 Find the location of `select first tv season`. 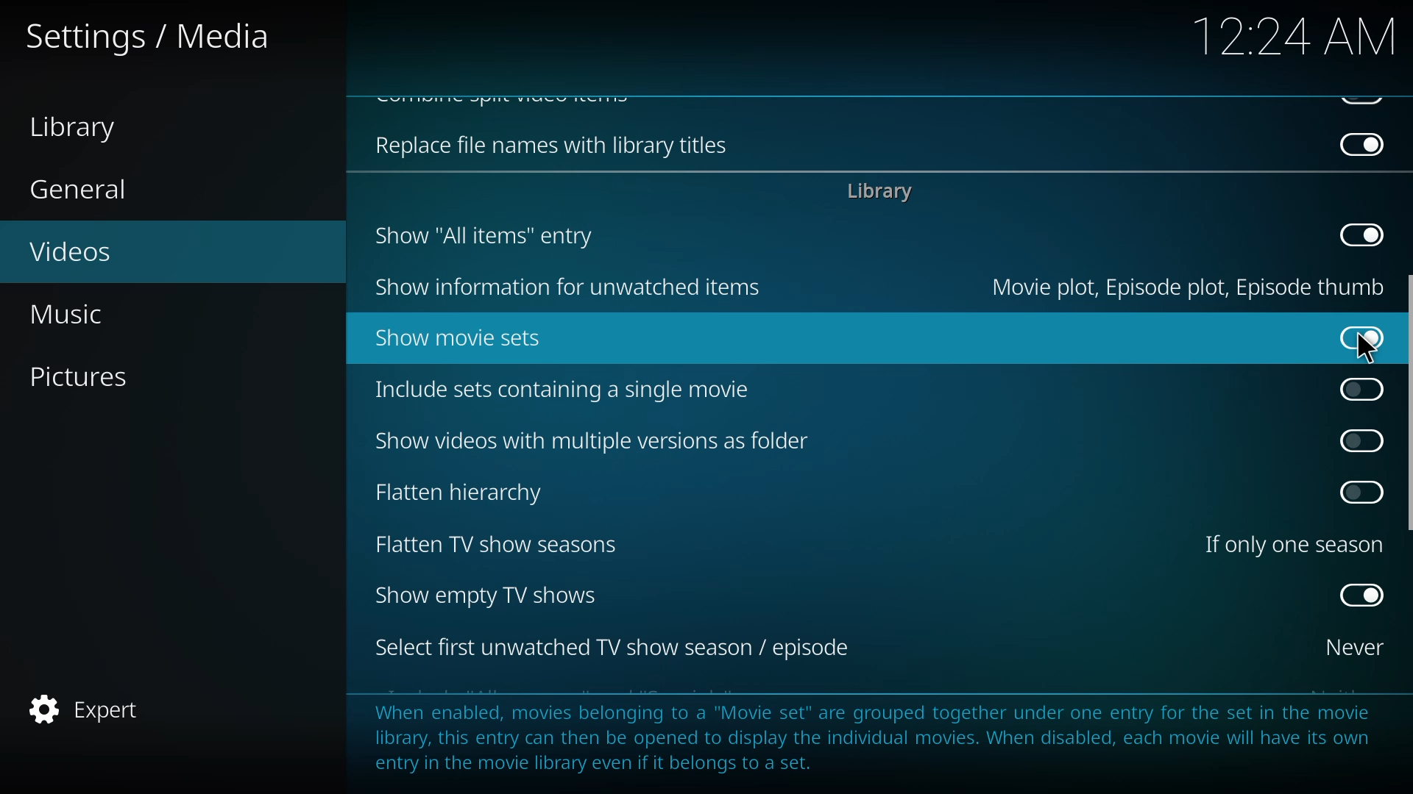

select first tv season is located at coordinates (617, 650).